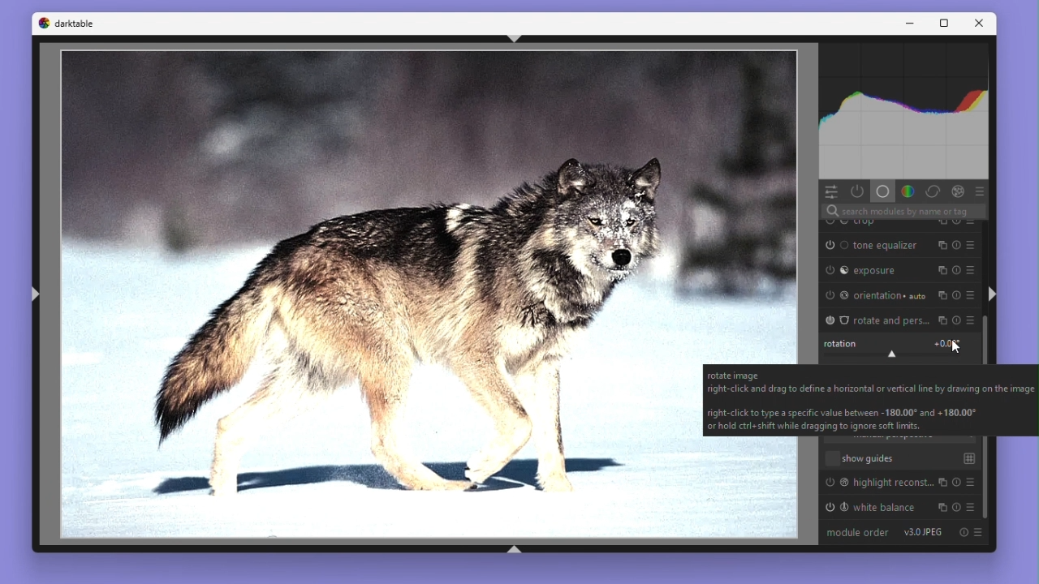 This screenshot has height=584, width=1039. I want to click on Close, so click(982, 24).